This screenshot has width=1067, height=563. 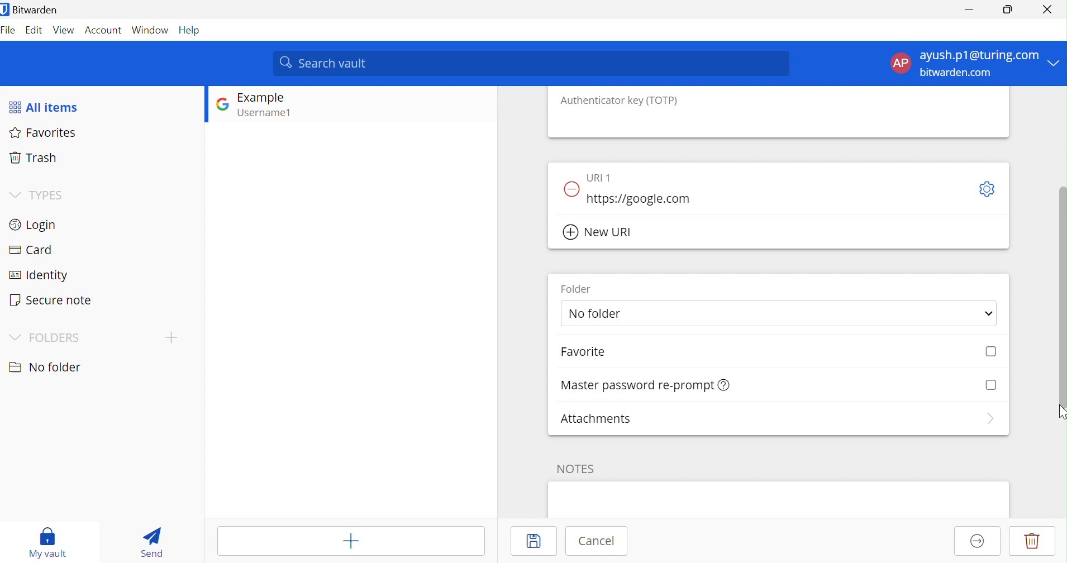 What do you see at coordinates (643, 199) in the screenshot?
I see `https://google.com` at bounding box center [643, 199].